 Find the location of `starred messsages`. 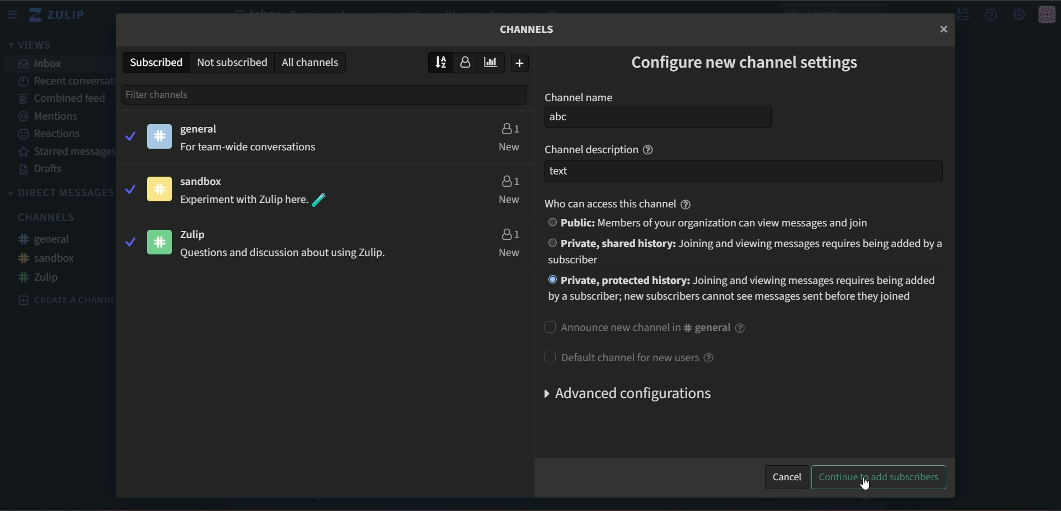

starred messsages is located at coordinates (68, 152).